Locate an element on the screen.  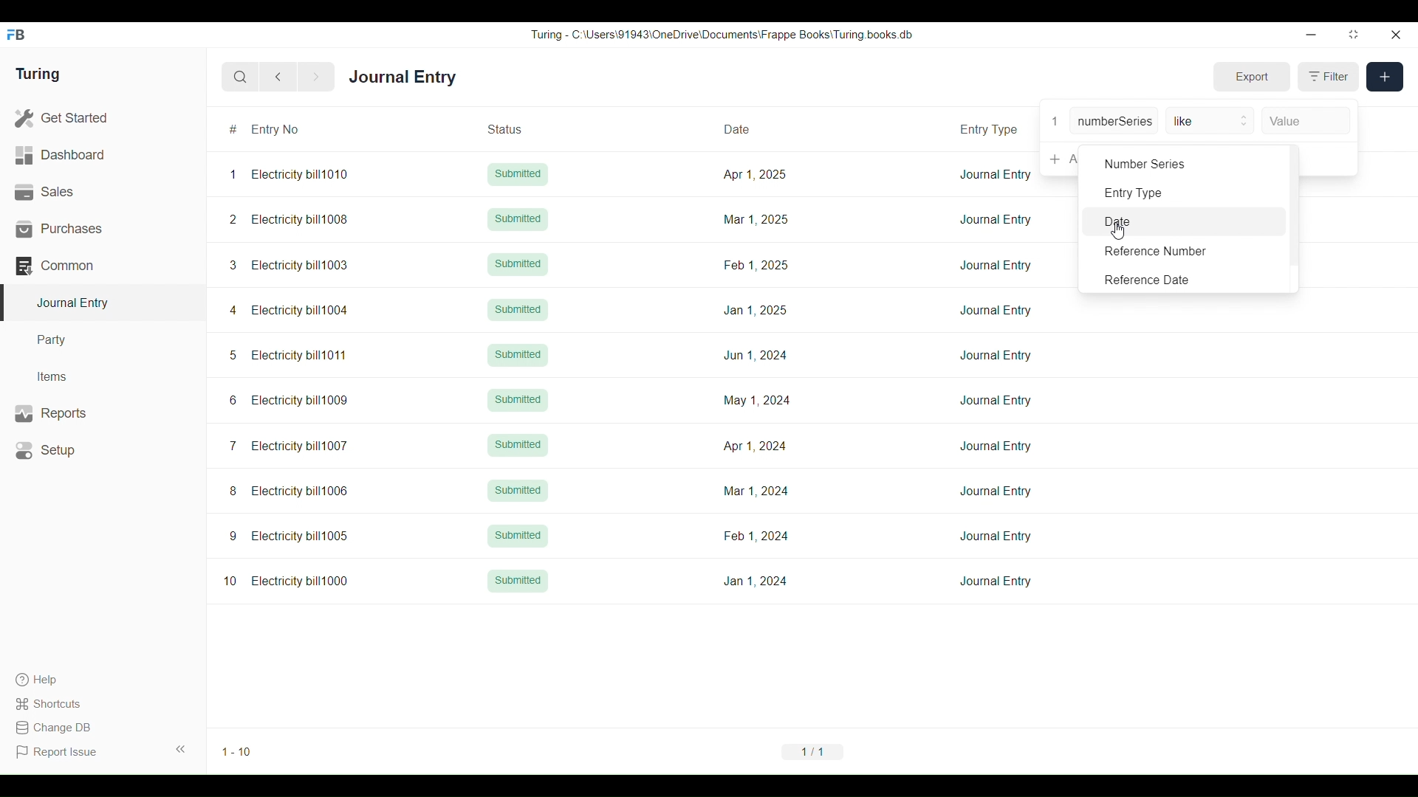
Reports is located at coordinates (104, 413).